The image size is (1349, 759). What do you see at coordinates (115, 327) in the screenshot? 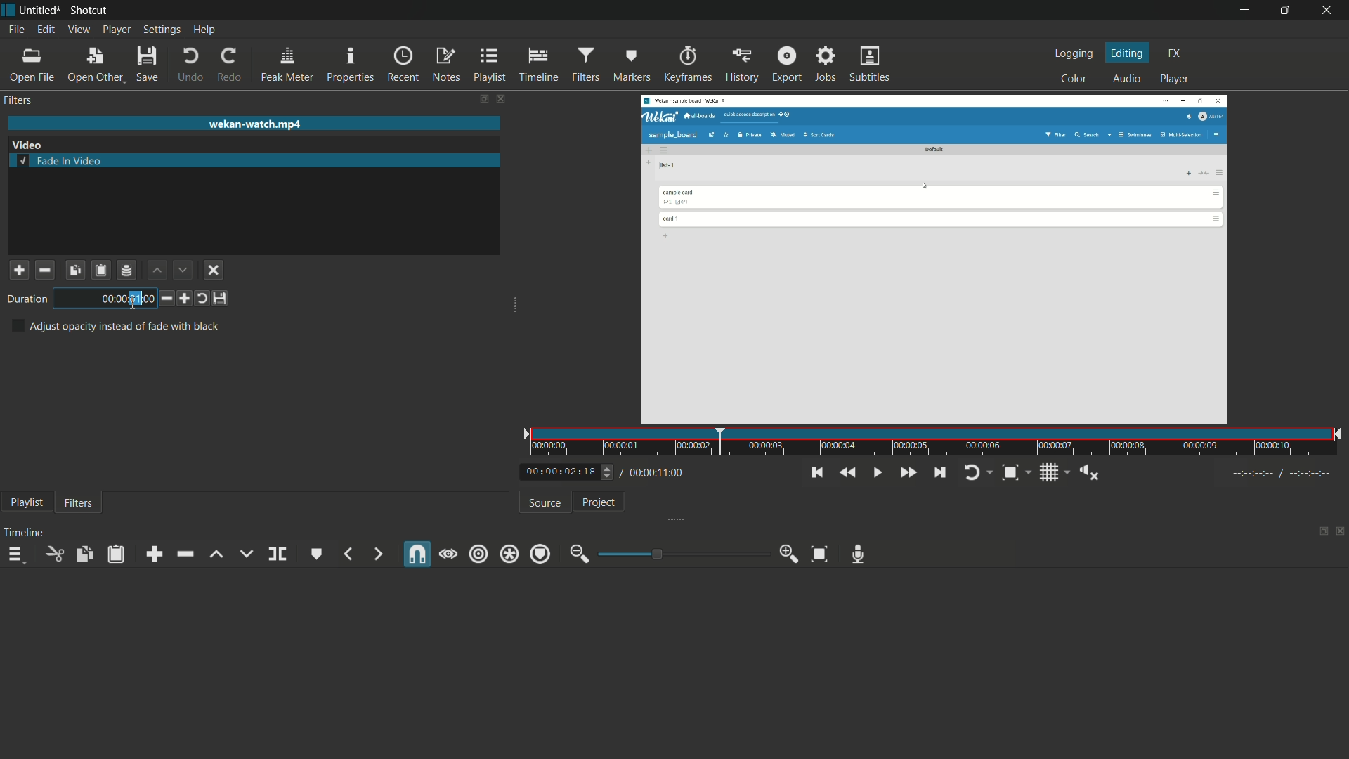
I see `text` at bounding box center [115, 327].